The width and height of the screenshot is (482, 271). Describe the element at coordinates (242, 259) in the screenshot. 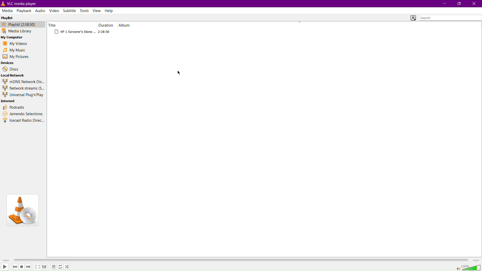

I see `Timeline` at that location.